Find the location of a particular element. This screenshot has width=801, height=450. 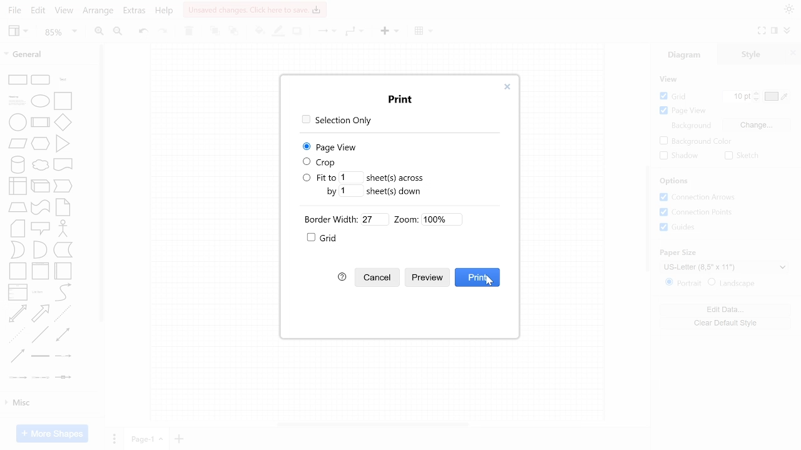

Actor is located at coordinates (63, 228).